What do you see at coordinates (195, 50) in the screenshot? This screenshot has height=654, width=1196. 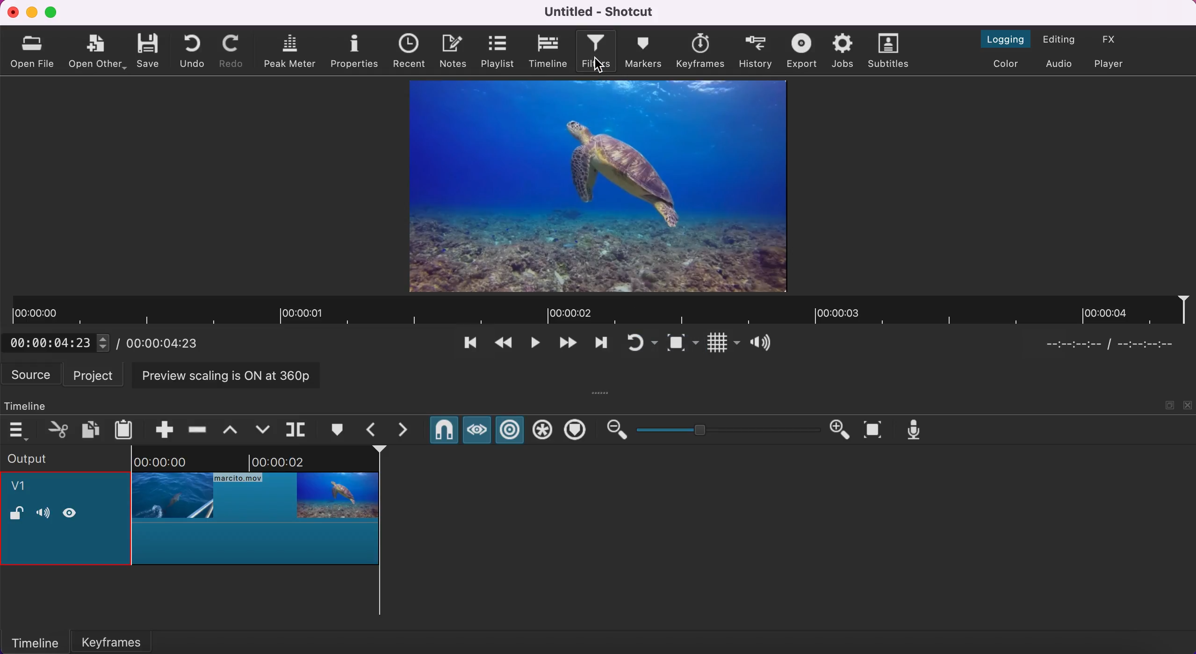 I see `undo` at bounding box center [195, 50].